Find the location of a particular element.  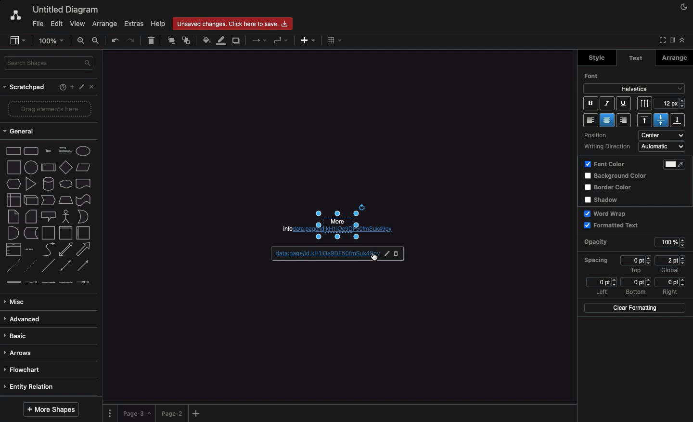

Background color is located at coordinates (617, 176).